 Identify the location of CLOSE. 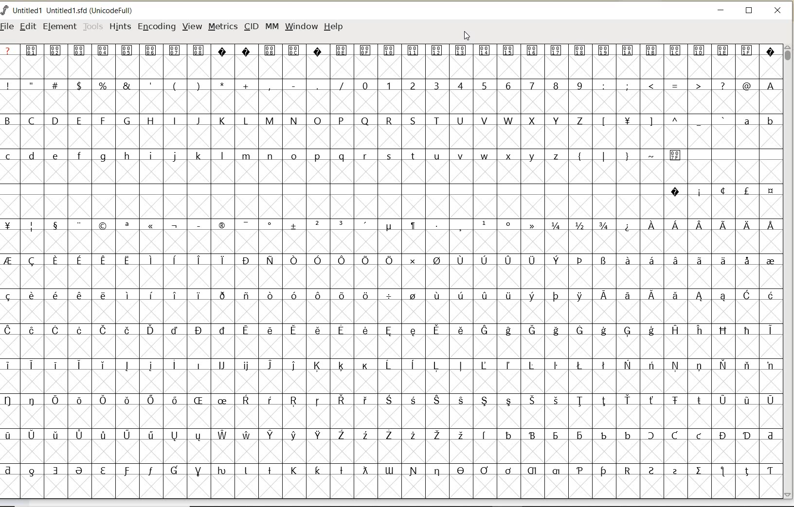
(778, 11).